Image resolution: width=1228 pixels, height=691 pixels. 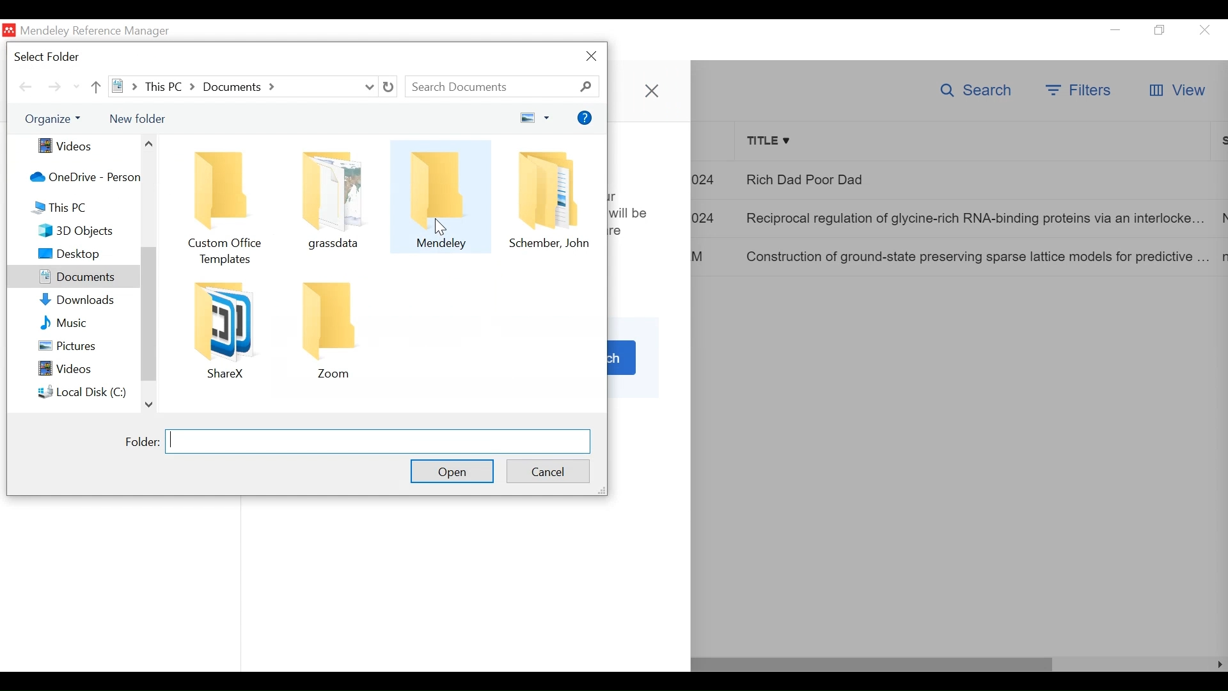 What do you see at coordinates (439, 197) in the screenshot?
I see `Folder` at bounding box center [439, 197].